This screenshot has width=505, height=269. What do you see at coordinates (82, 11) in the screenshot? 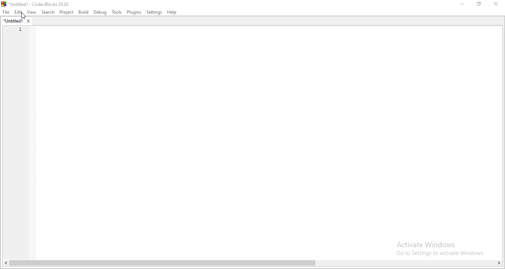
I see `Build ` at bounding box center [82, 11].